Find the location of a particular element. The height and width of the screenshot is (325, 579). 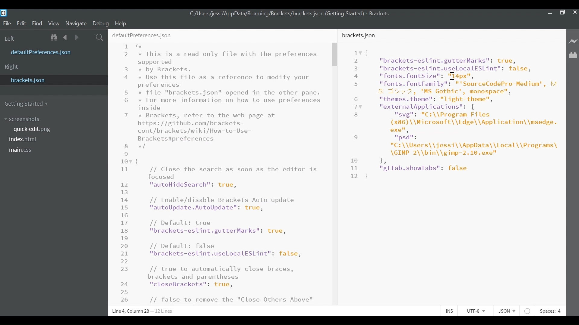

Navigate is located at coordinates (76, 24).